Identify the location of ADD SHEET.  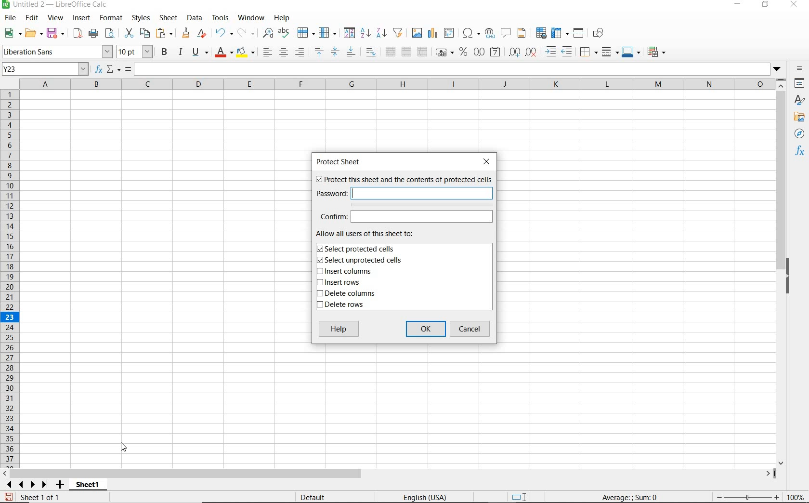
(61, 485).